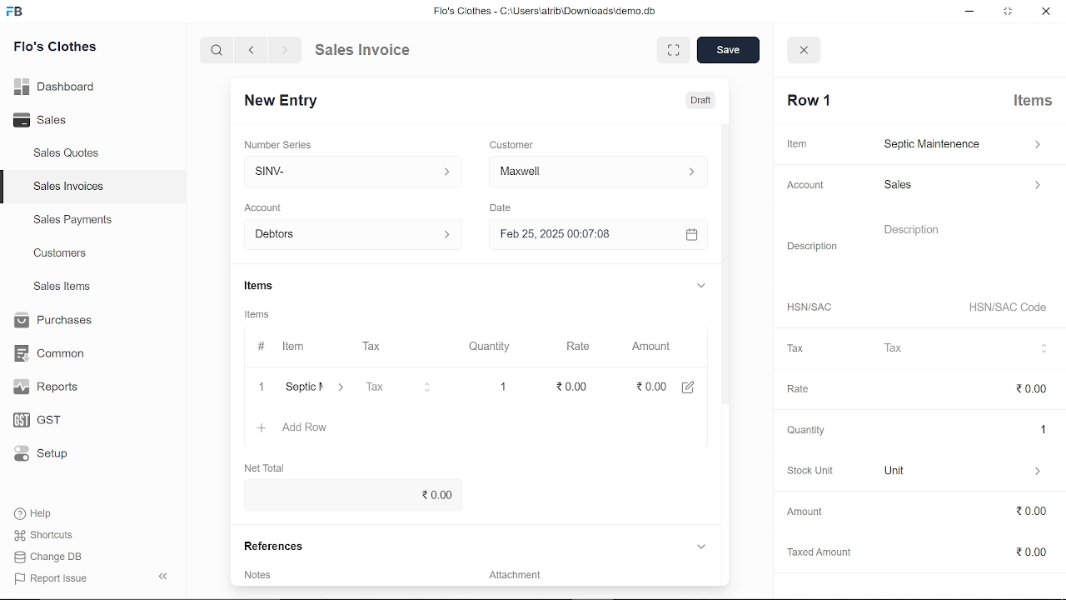  Describe the element at coordinates (967, 348) in the screenshot. I see `Tax` at that location.